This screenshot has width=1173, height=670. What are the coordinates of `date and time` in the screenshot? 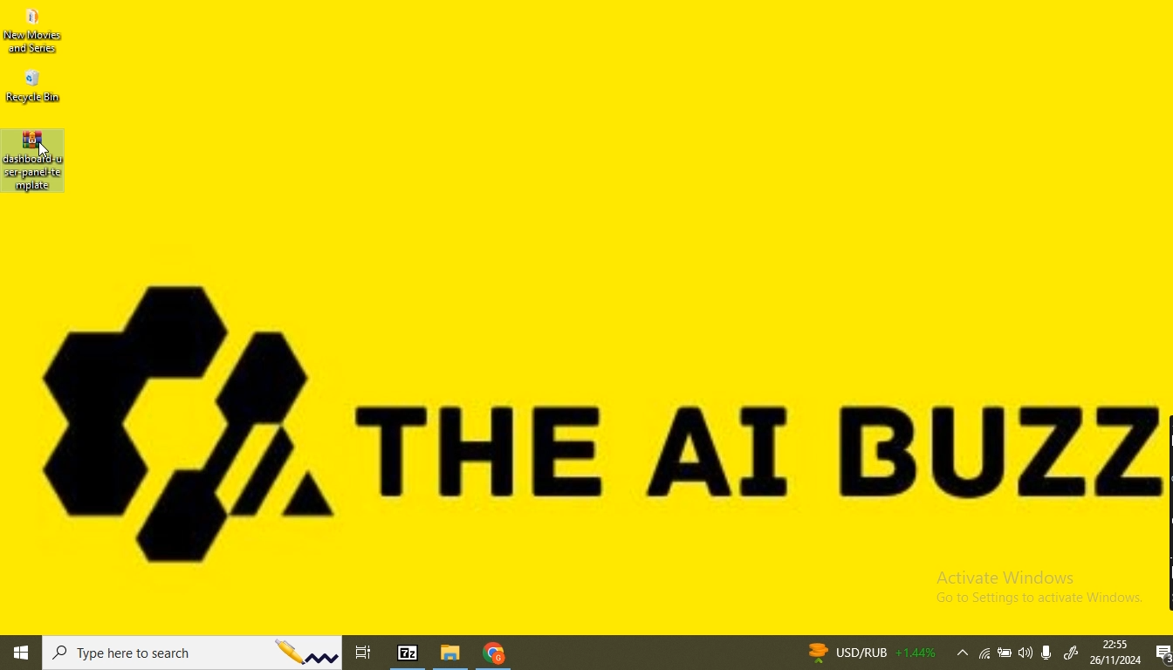 It's located at (1115, 653).